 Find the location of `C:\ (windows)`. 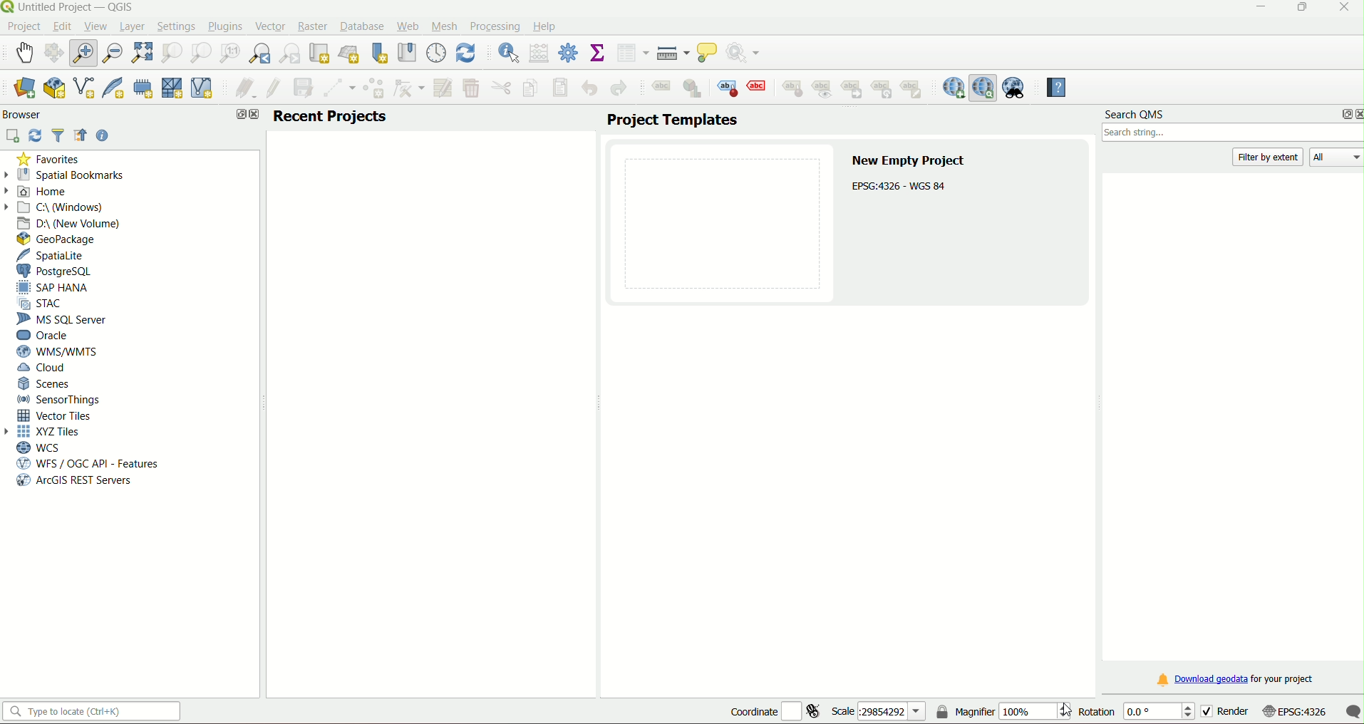

C:\ (windows) is located at coordinates (63, 207).